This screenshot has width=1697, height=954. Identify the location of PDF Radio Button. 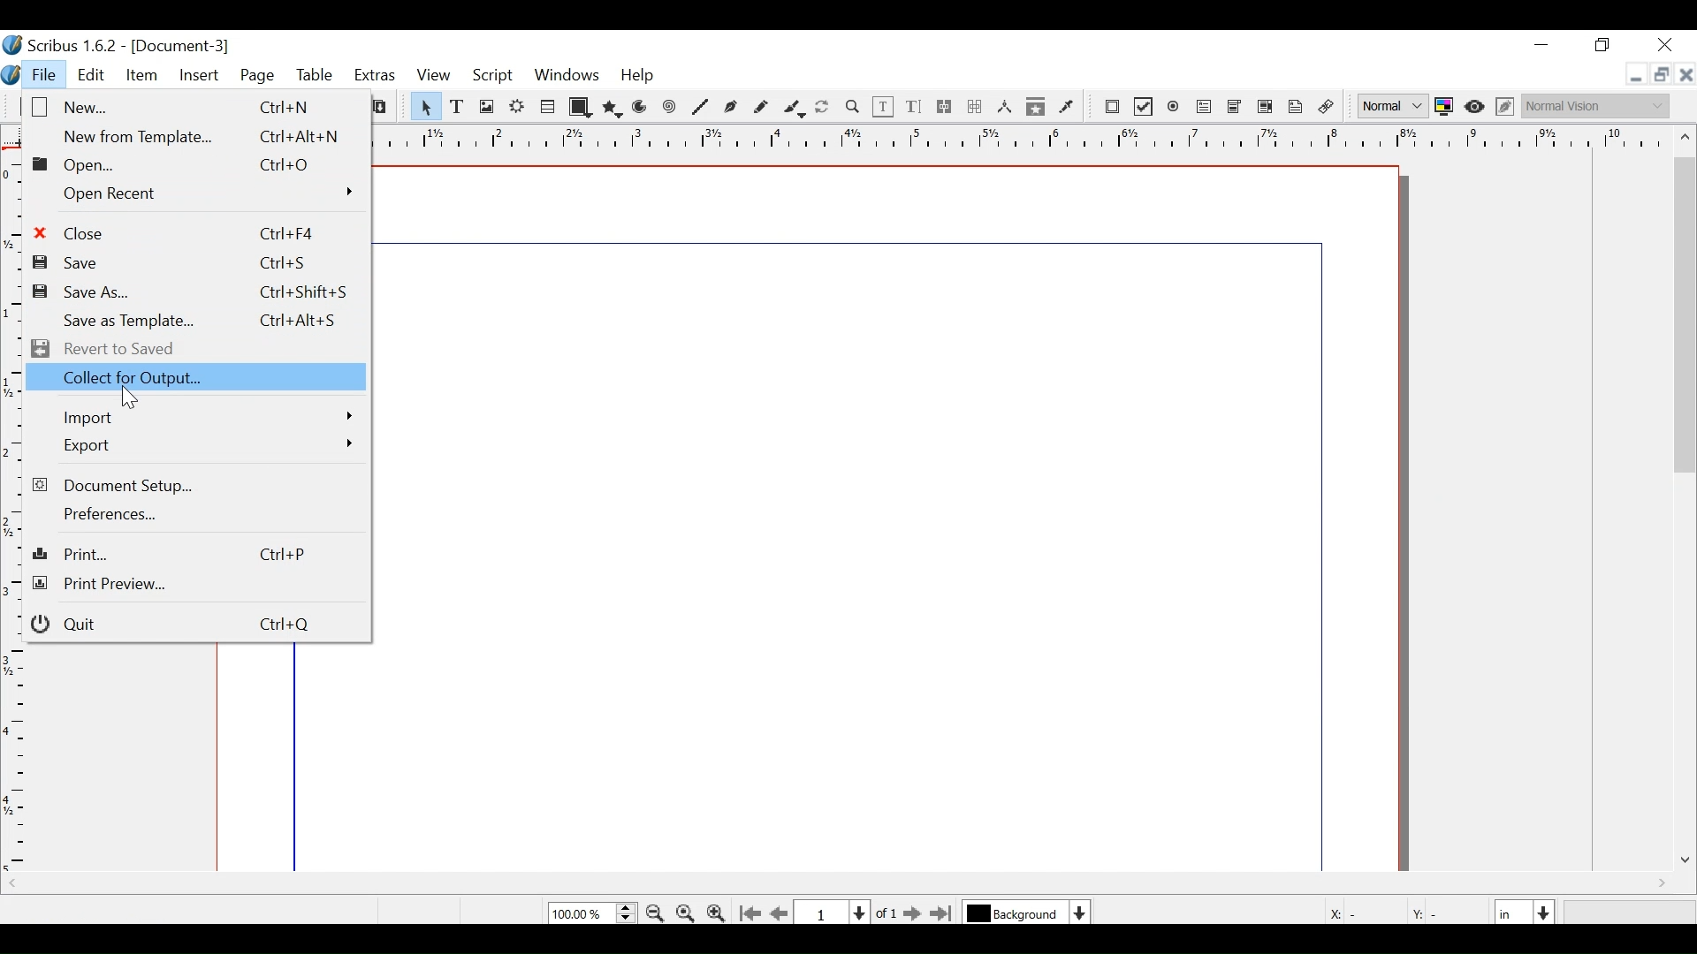
(1174, 107).